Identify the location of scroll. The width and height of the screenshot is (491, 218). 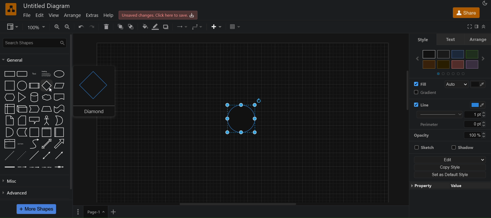
(403, 96).